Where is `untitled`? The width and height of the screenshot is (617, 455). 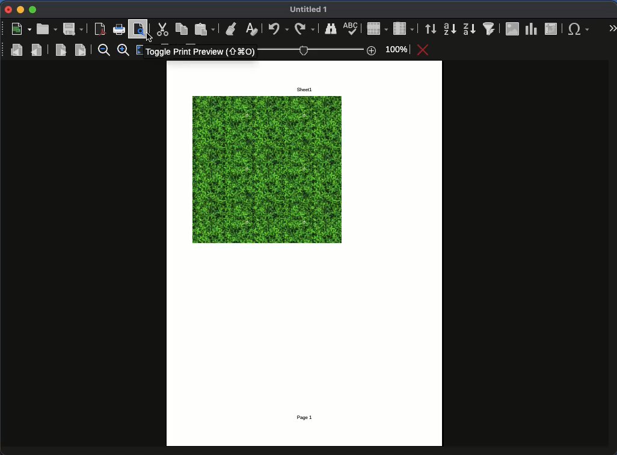
untitled is located at coordinates (311, 10).